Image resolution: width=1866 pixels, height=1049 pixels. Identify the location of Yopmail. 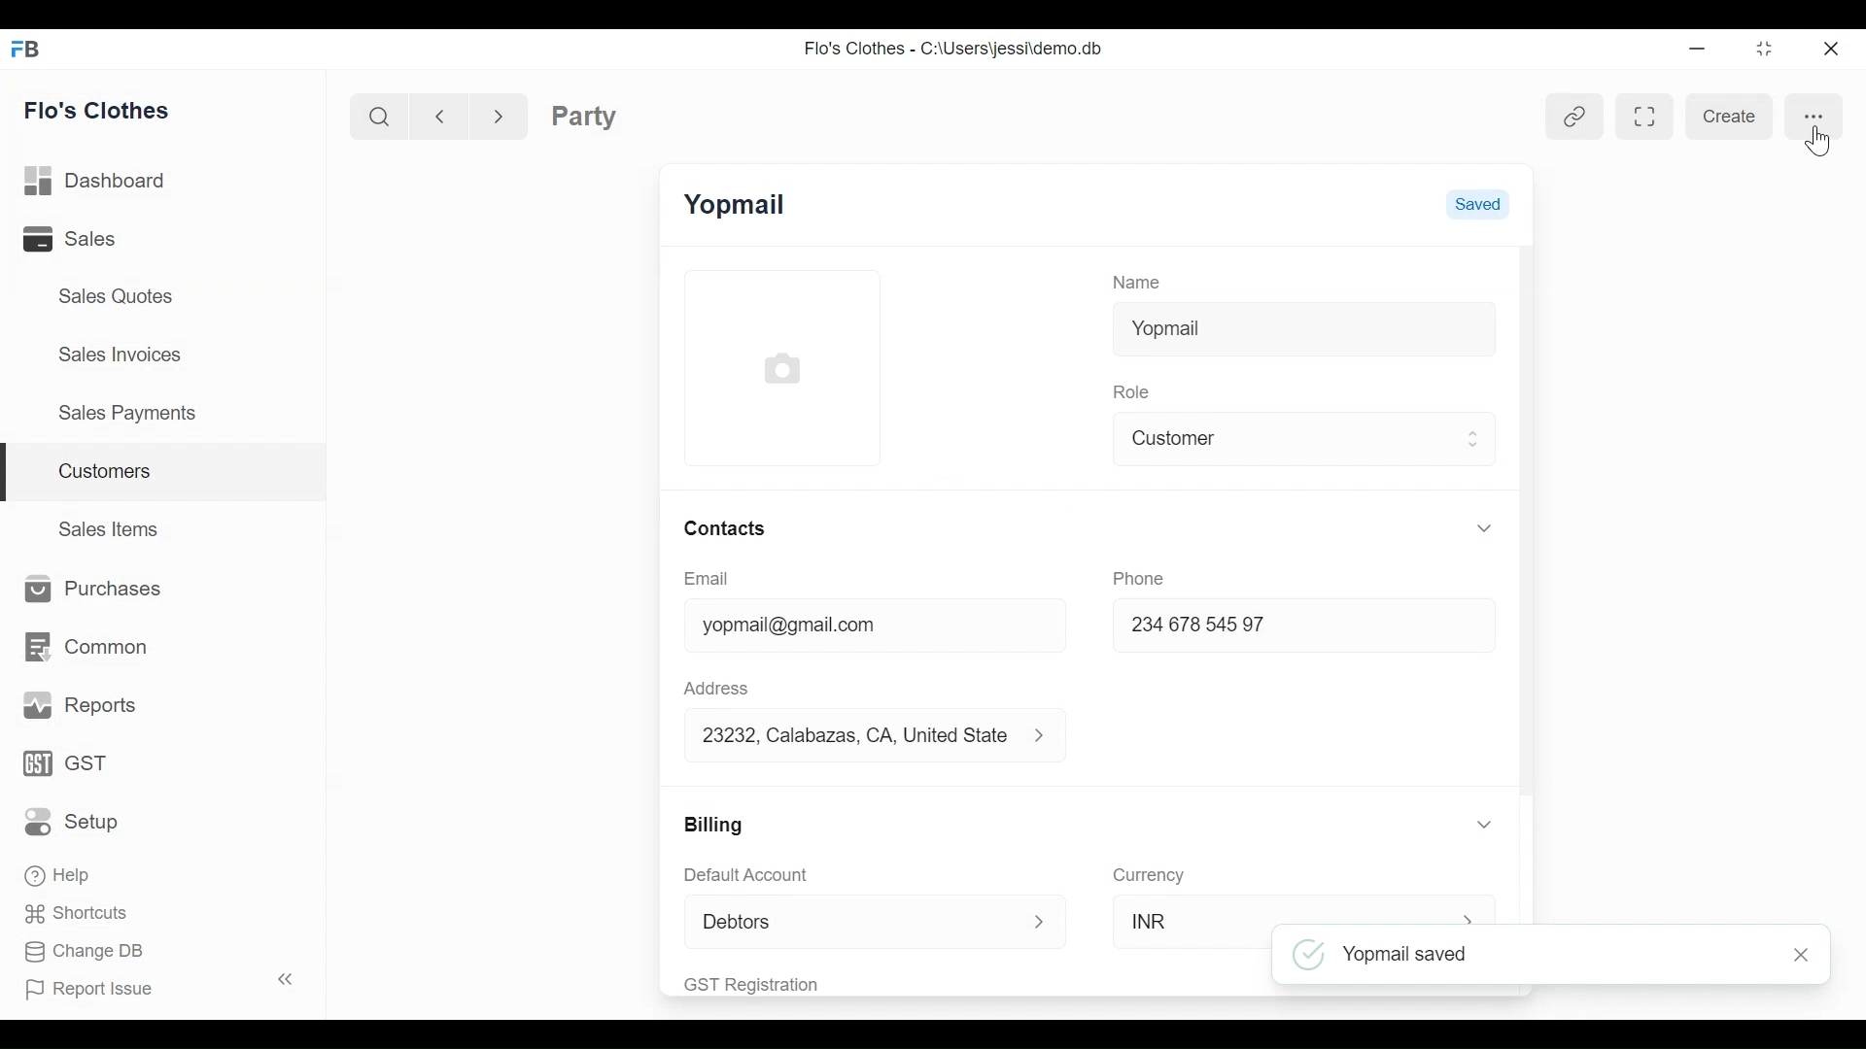
(1306, 329).